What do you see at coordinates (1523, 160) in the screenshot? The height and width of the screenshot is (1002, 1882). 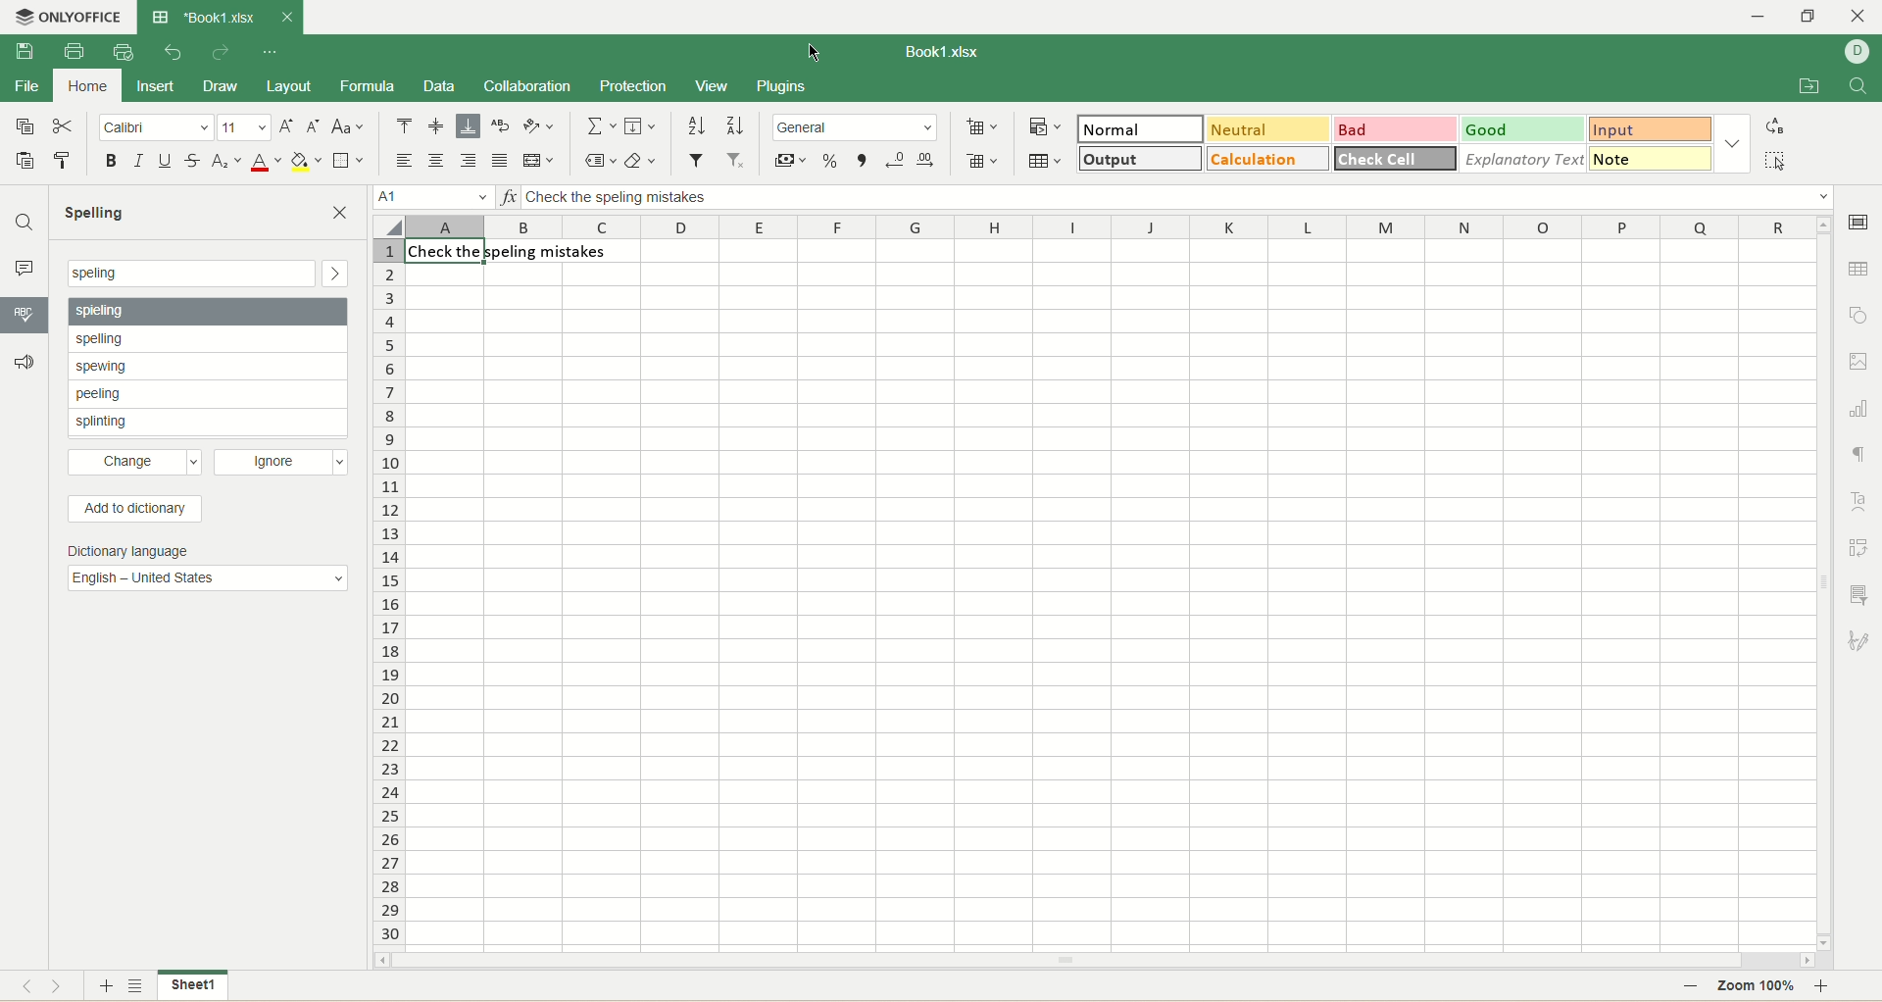 I see `explanatory text` at bounding box center [1523, 160].